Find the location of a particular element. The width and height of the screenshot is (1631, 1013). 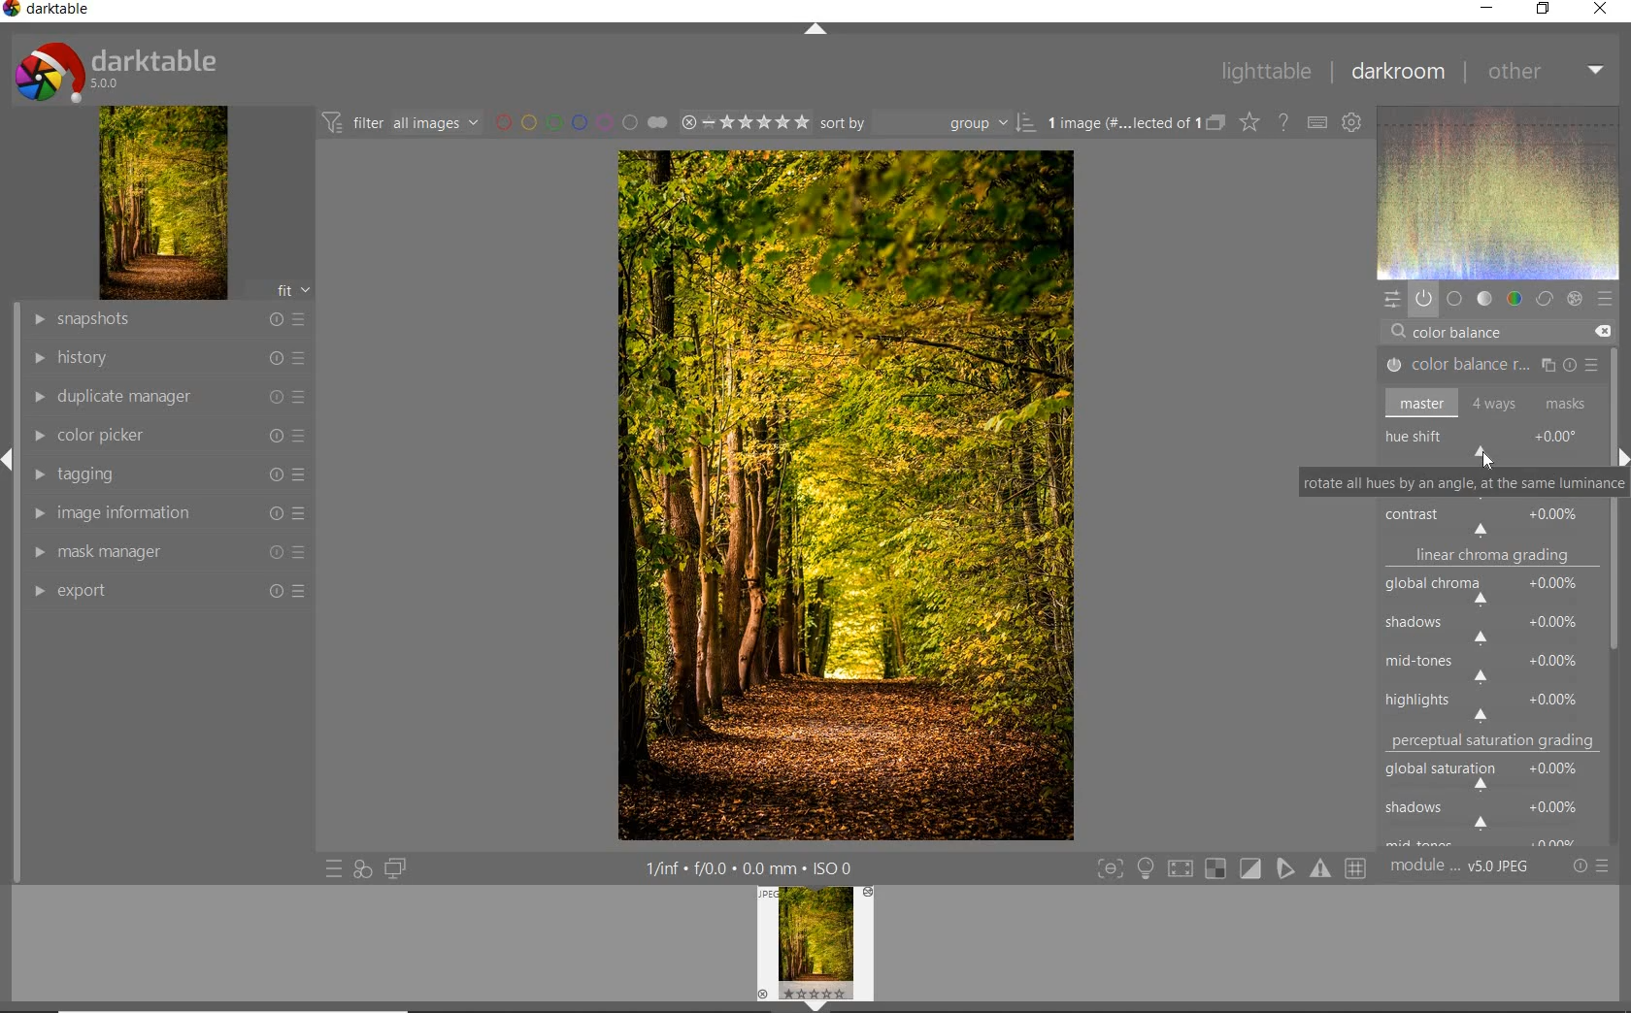

other interface detail is located at coordinates (752, 868).